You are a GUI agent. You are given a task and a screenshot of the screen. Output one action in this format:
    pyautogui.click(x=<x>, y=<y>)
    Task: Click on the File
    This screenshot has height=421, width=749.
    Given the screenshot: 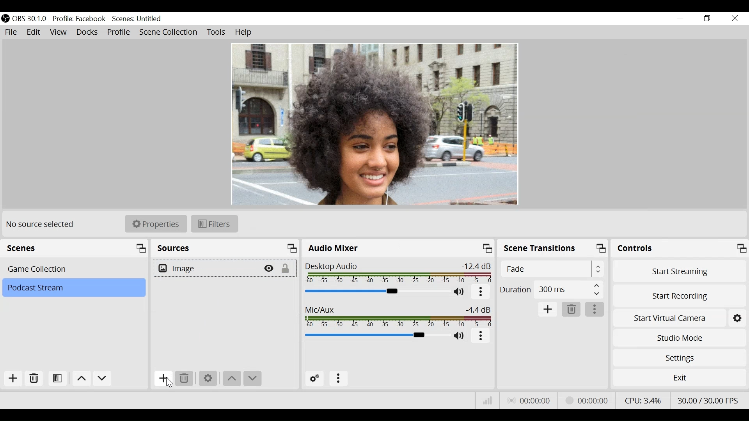 What is the action you would take?
    pyautogui.click(x=12, y=32)
    